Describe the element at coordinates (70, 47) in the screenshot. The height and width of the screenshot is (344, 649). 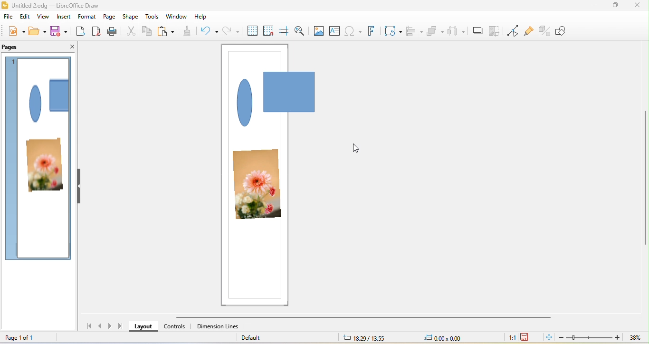
I see `close` at that location.